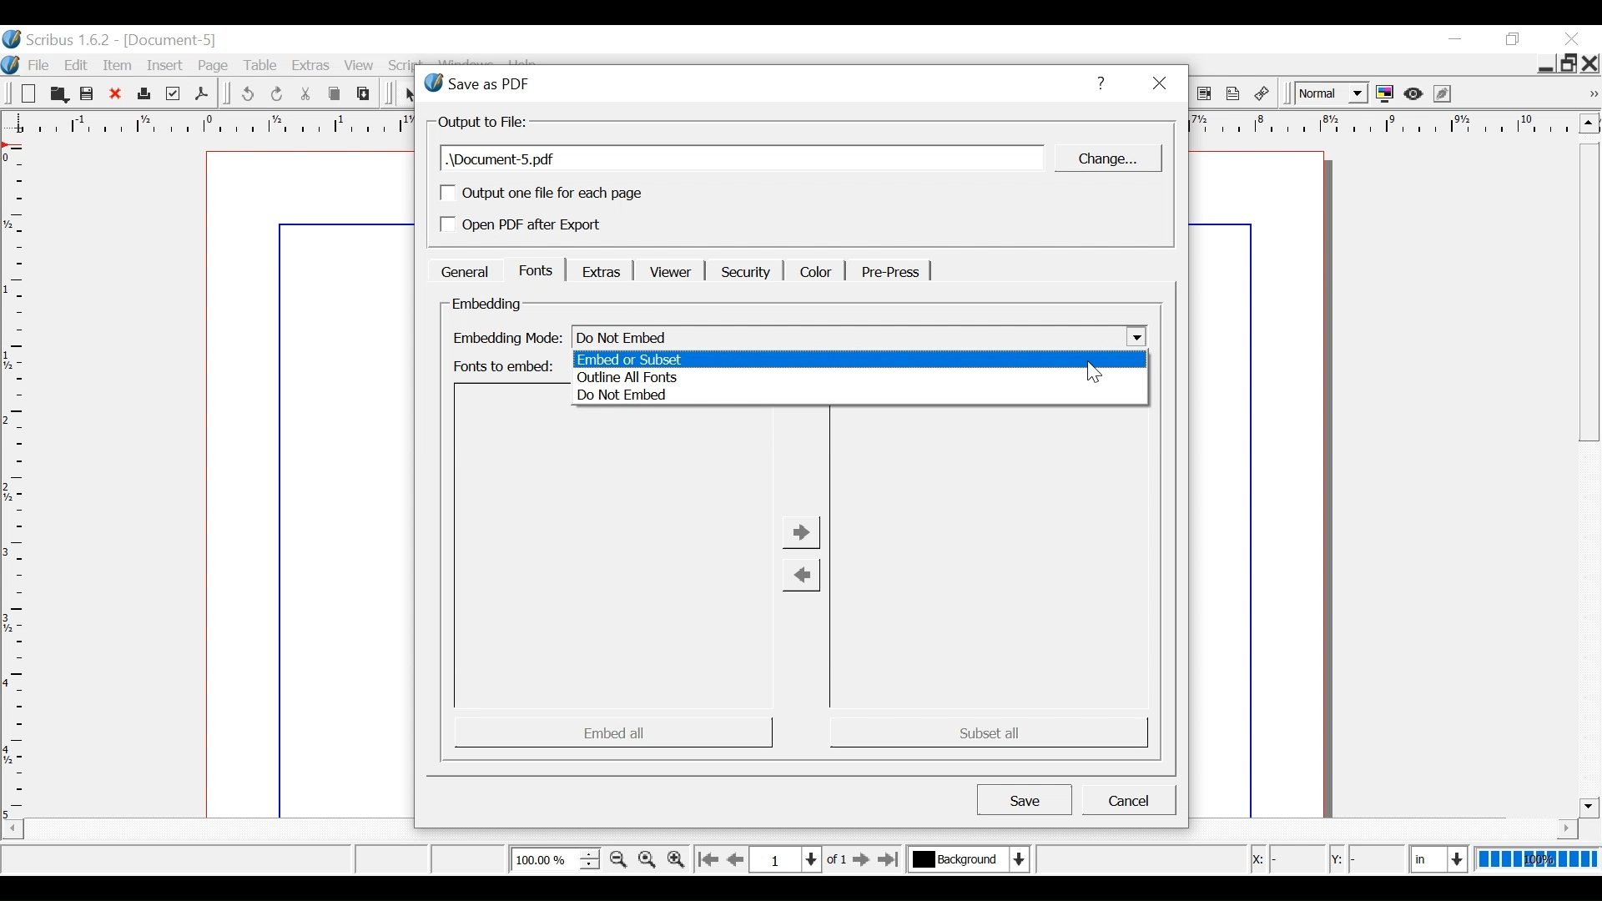 Image resolution: width=1602 pixels, height=901 pixels. What do you see at coordinates (803, 858) in the screenshot?
I see `Current position` at bounding box center [803, 858].